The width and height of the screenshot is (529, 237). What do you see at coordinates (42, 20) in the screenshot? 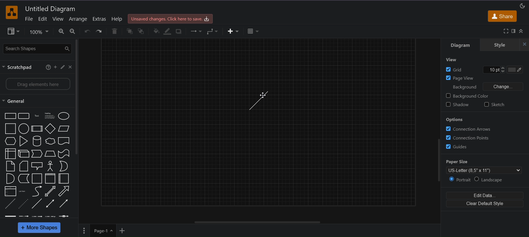
I see `edit` at bounding box center [42, 20].